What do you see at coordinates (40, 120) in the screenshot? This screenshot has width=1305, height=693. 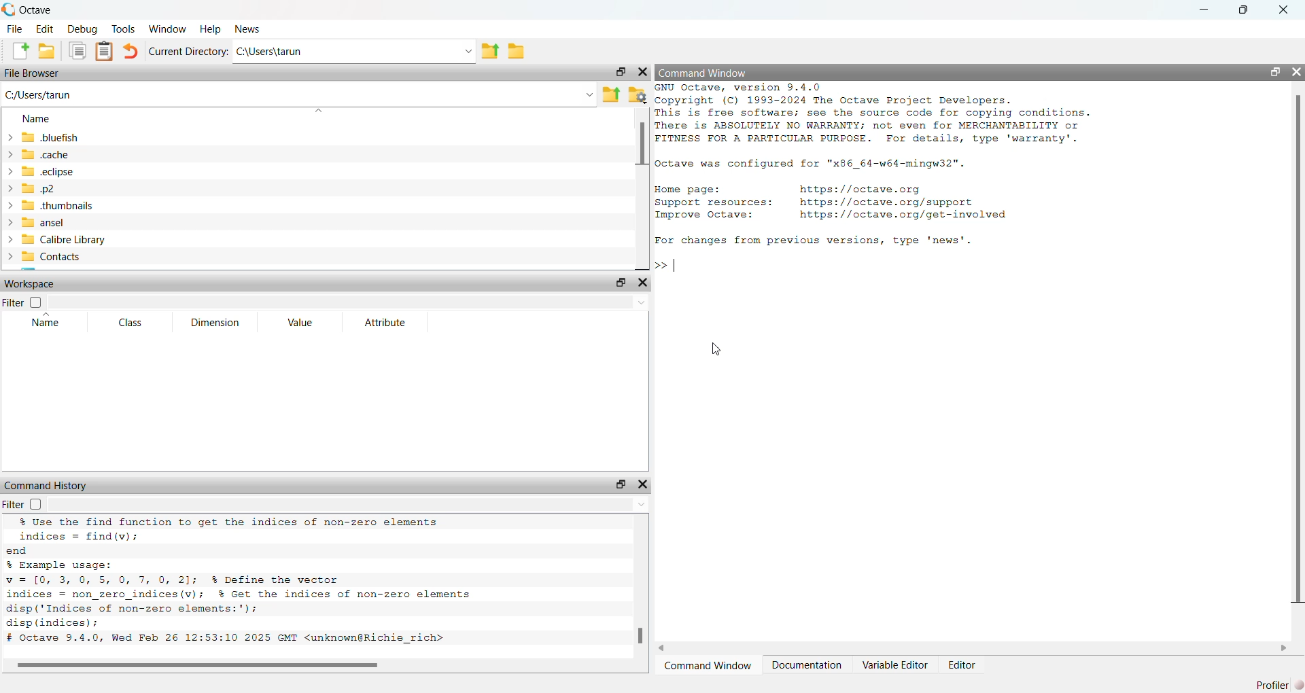 I see `Name` at bounding box center [40, 120].